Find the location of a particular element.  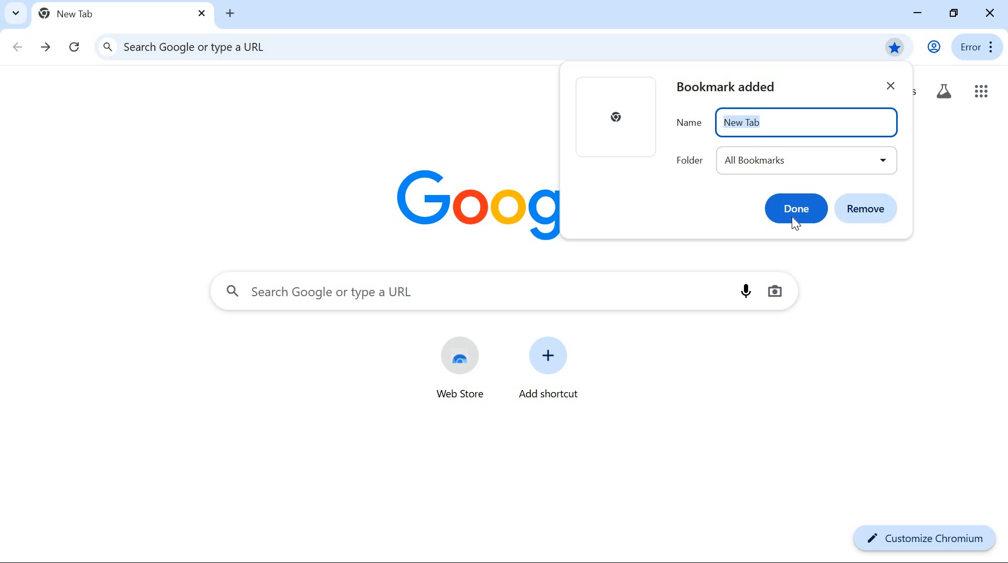

bookmark New Tab is located at coordinates (723, 88).